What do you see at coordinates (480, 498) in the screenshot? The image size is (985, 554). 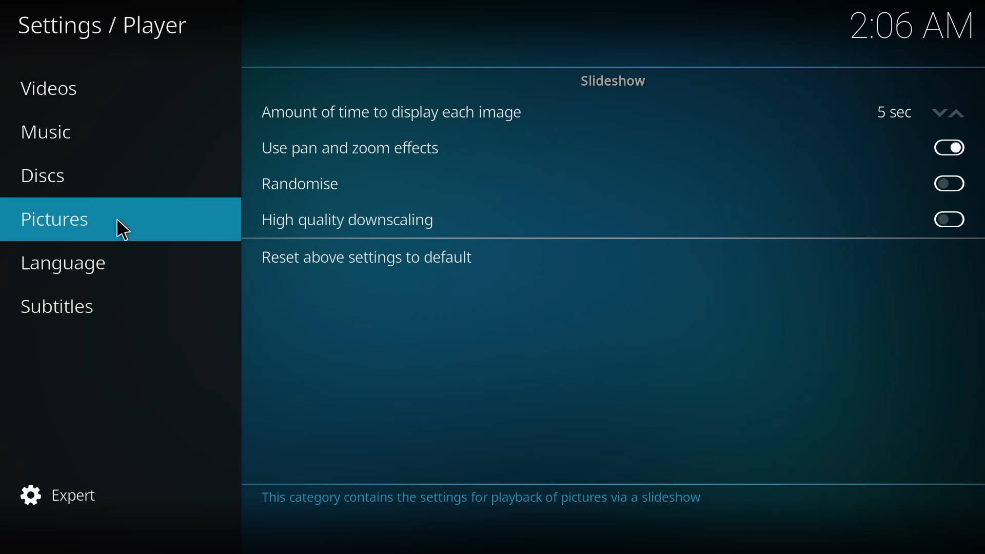 I see `info` at bounding box center [480, 498].